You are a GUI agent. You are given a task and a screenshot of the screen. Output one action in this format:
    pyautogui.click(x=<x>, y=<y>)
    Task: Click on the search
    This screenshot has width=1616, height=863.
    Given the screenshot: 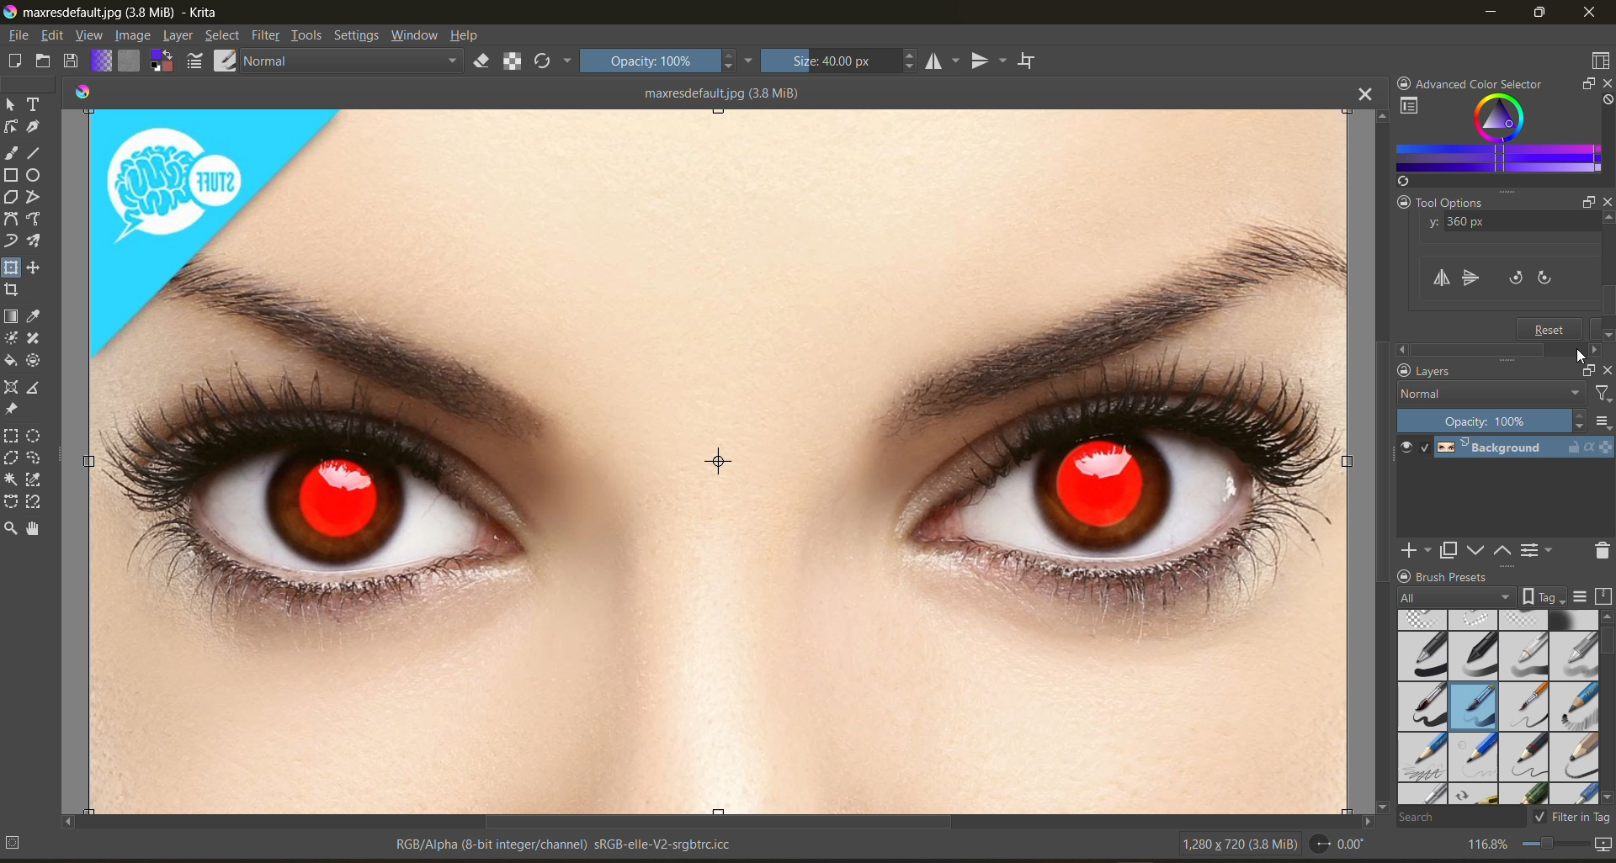 What is the action you would take?
    pyautogui.click(x=1468, y=818)
    